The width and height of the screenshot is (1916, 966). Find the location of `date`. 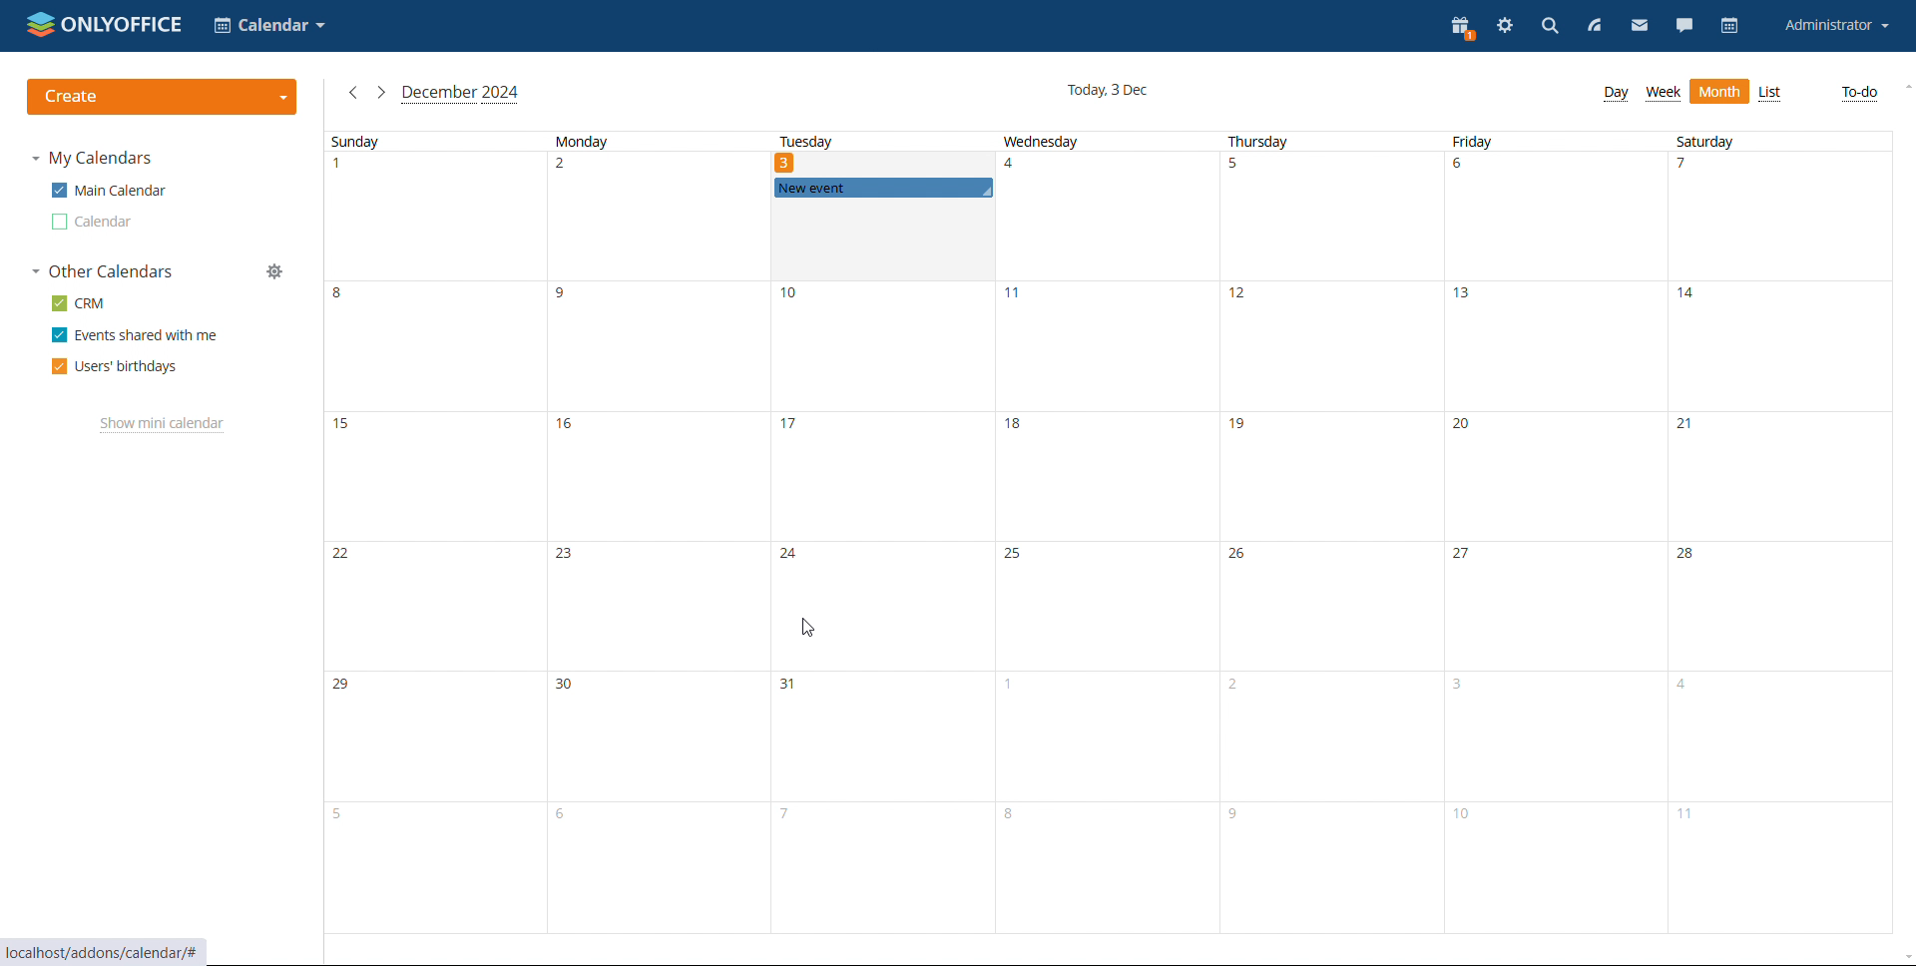

date is located at coordinates (433, 603).